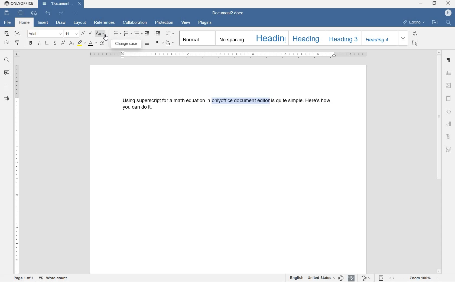 The width and height of the screenshot is (455, 282). I want to click on HEADING 4, so click(379, 38).